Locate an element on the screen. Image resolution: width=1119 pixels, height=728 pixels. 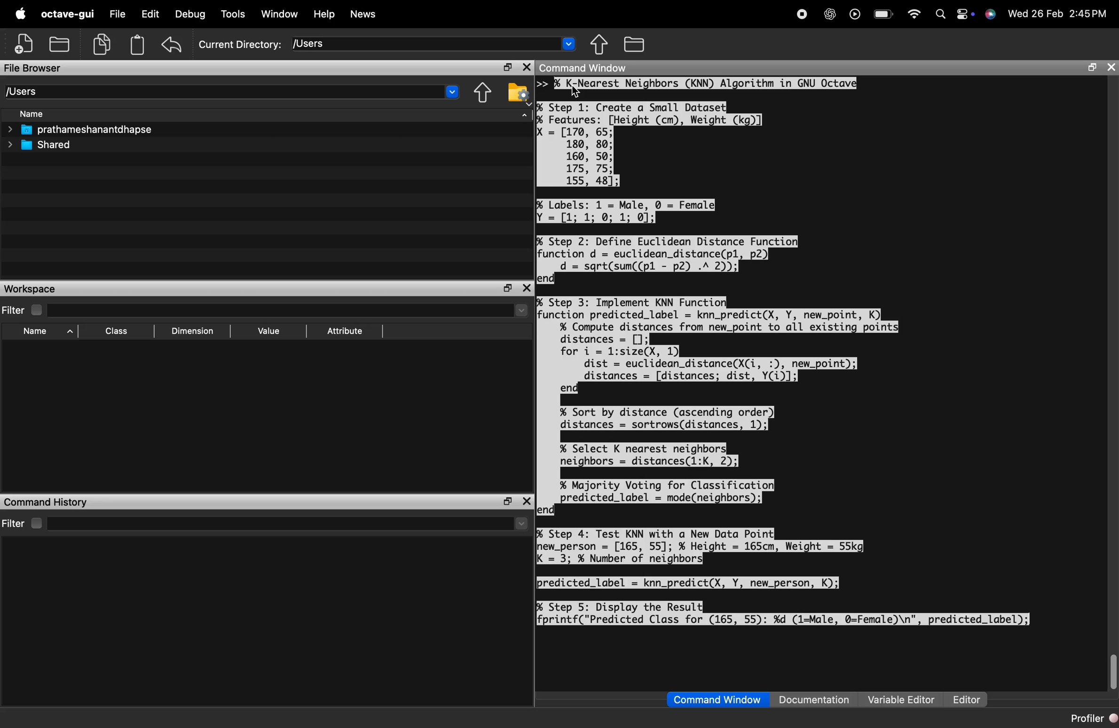
siri is located at coordinates (991, 18).